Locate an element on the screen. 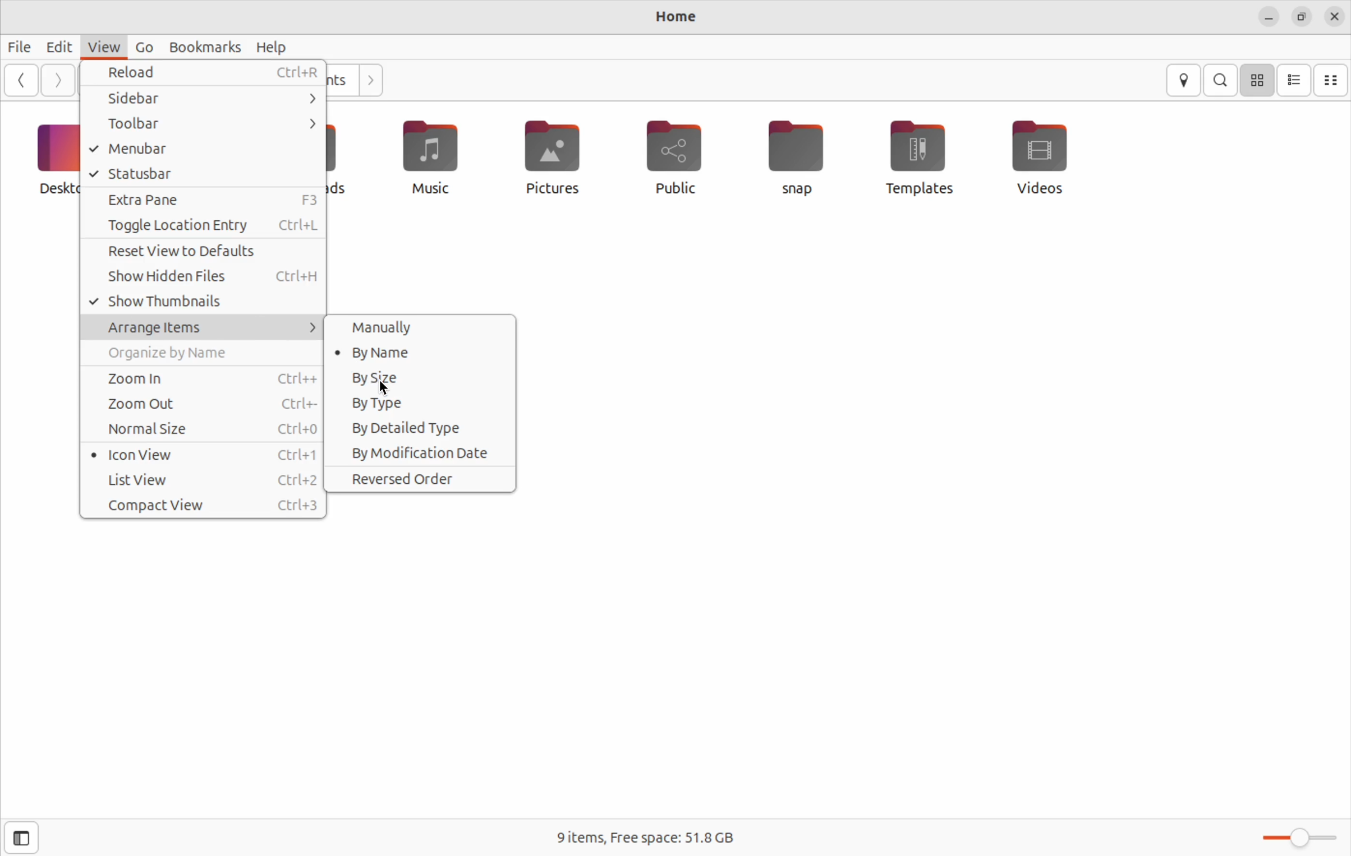 The image size is (1351, 856). close files is located at coordinates (1334, 17).